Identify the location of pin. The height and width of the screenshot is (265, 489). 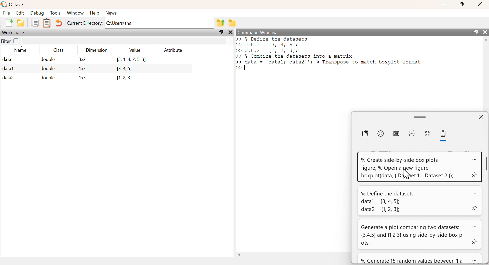
(475, 243).